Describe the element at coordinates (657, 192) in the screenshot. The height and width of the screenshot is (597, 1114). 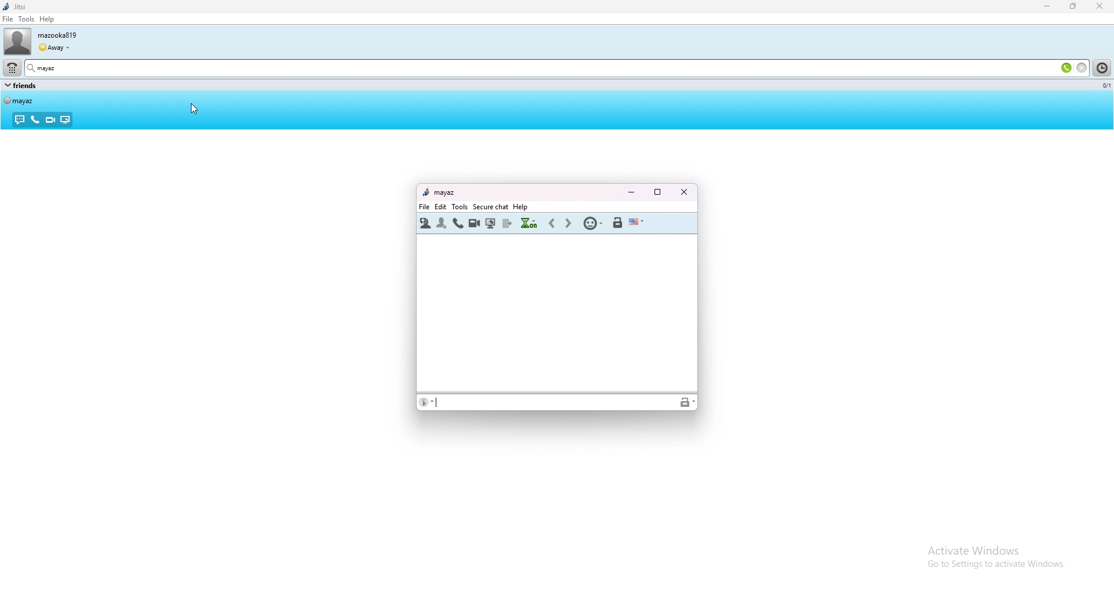
I see `maximize` at that location.